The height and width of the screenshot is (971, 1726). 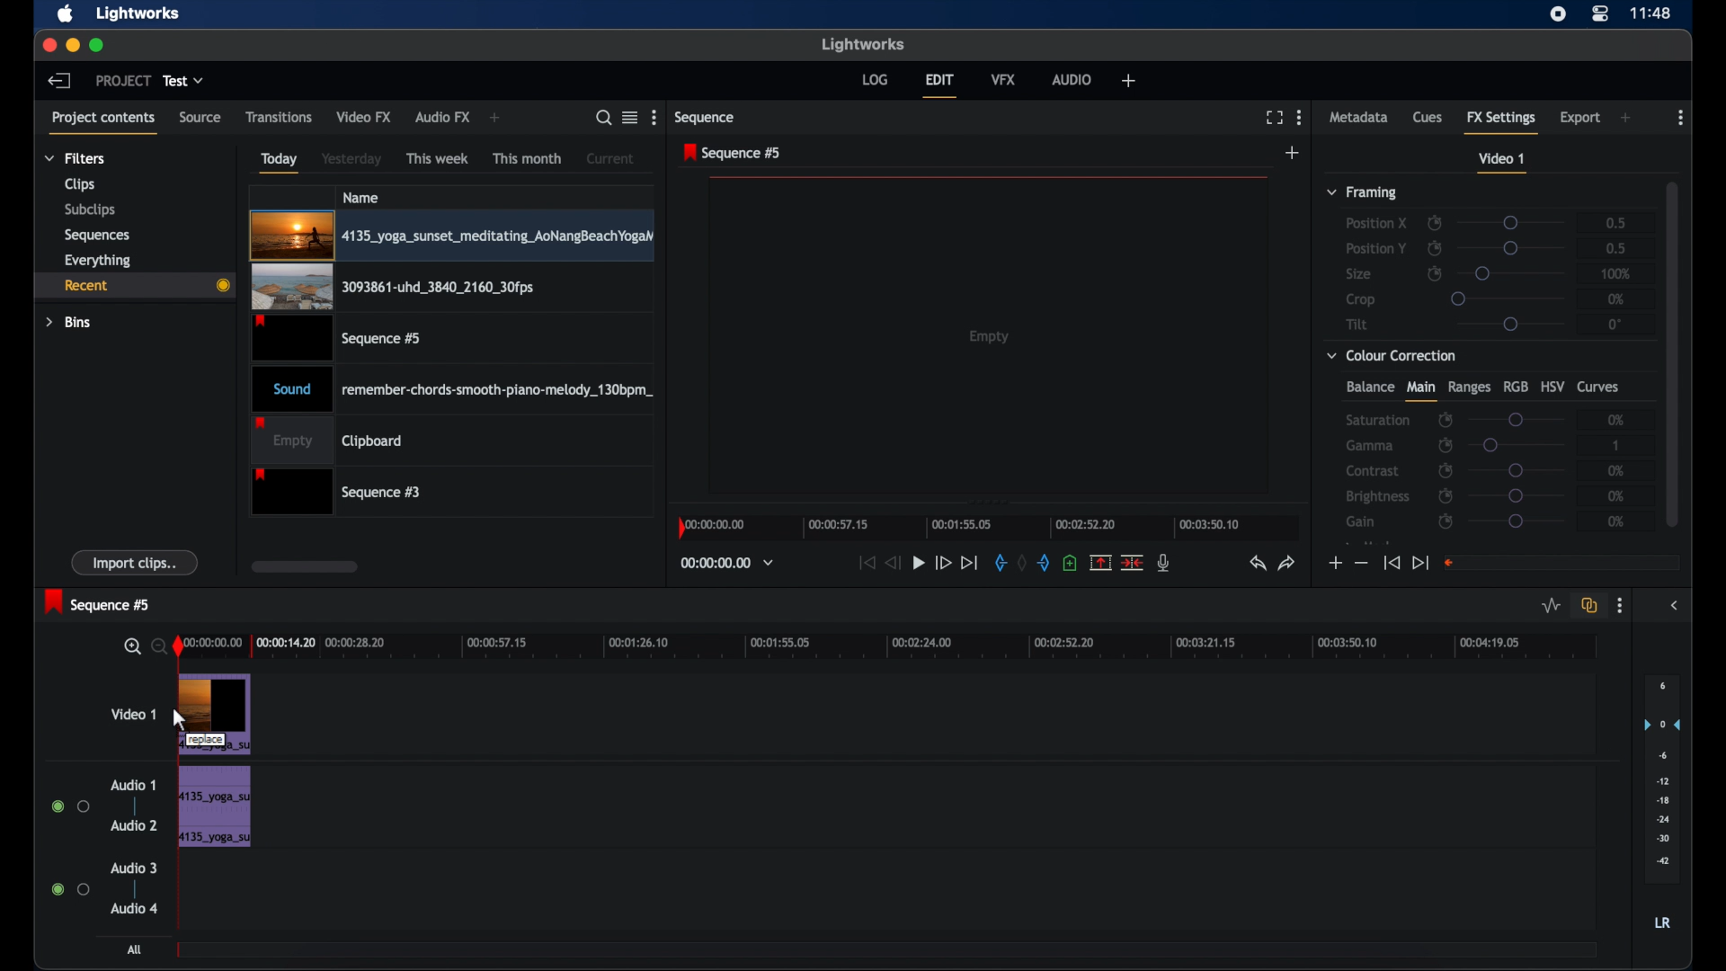 I want to click on slider, so click(x=1517, y=495).